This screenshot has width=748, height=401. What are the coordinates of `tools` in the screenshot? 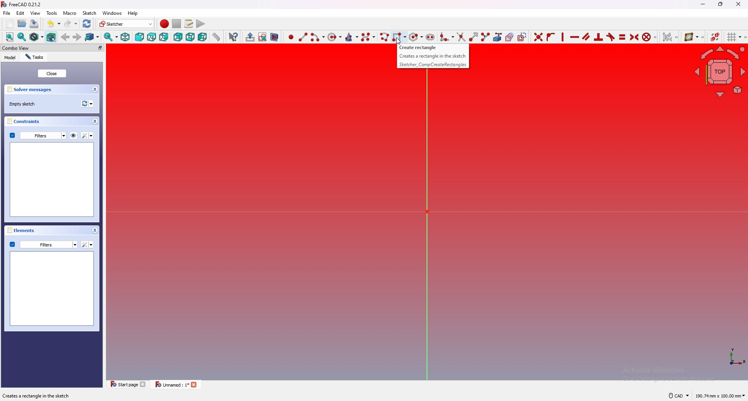 It's located at (52, 13).